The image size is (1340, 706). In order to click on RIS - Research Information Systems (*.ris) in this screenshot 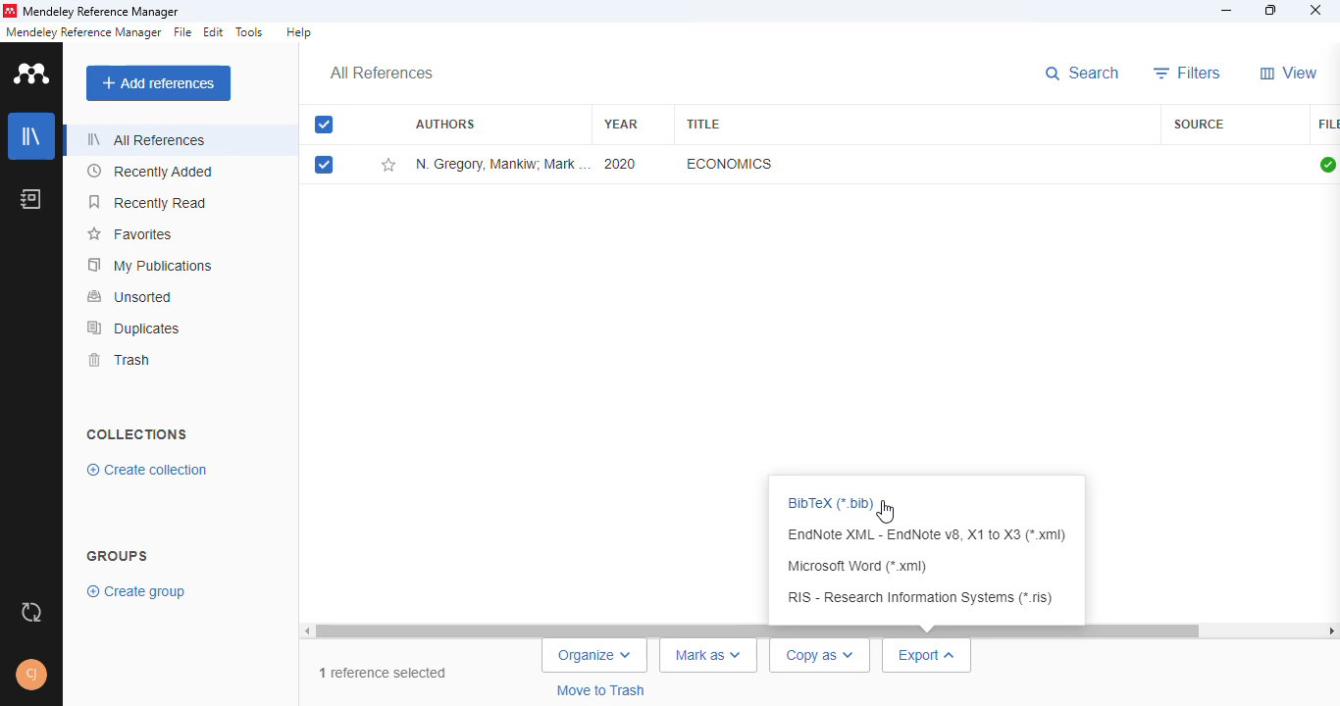, I will do `click(920, 597)`.